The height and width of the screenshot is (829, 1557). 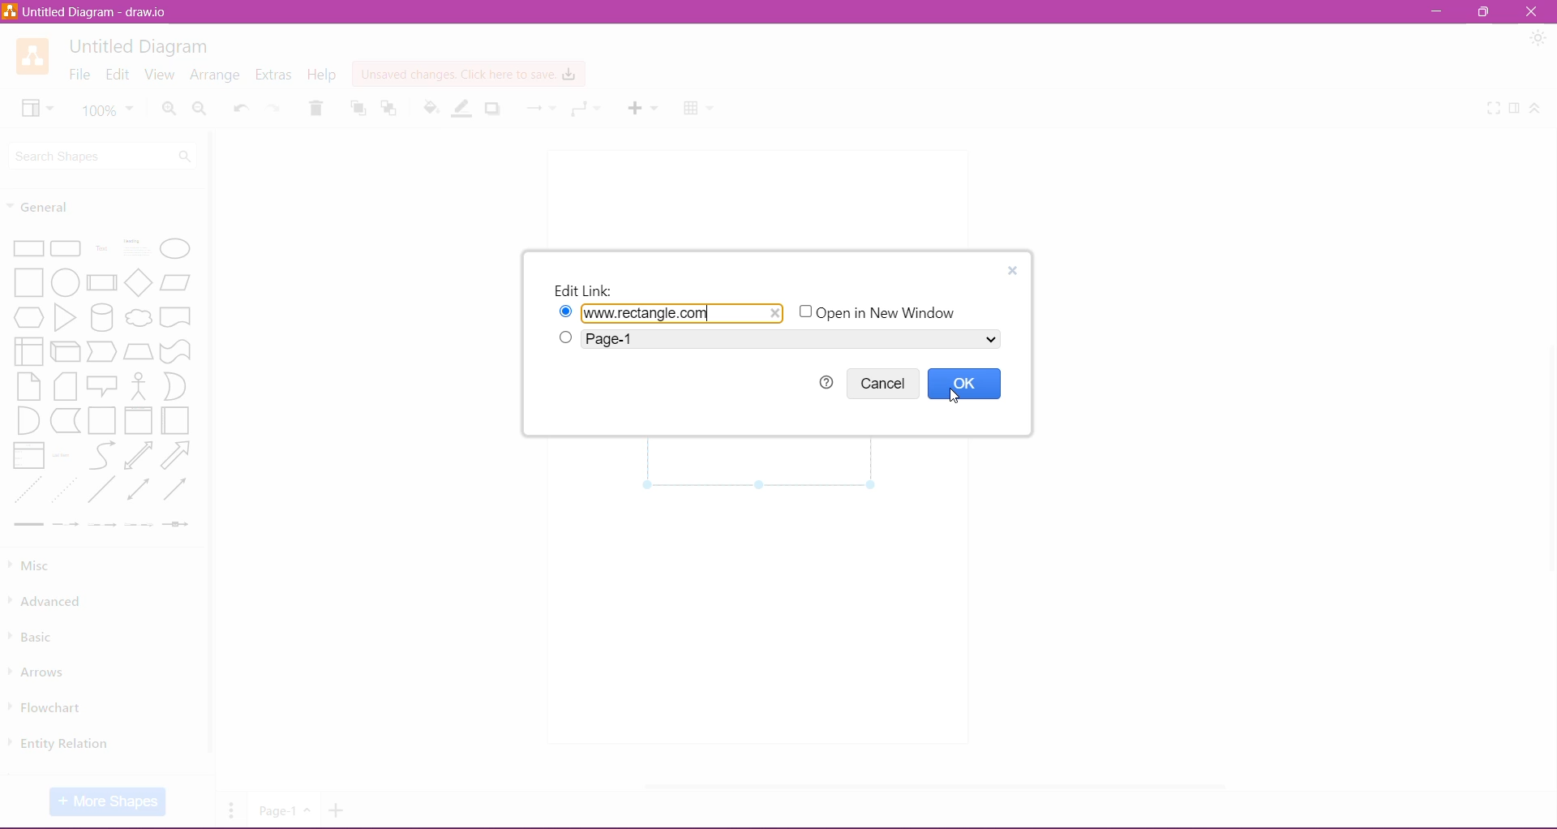 I want to click on Unsaved Changes. Click here to save., so click(x=468, y=75).